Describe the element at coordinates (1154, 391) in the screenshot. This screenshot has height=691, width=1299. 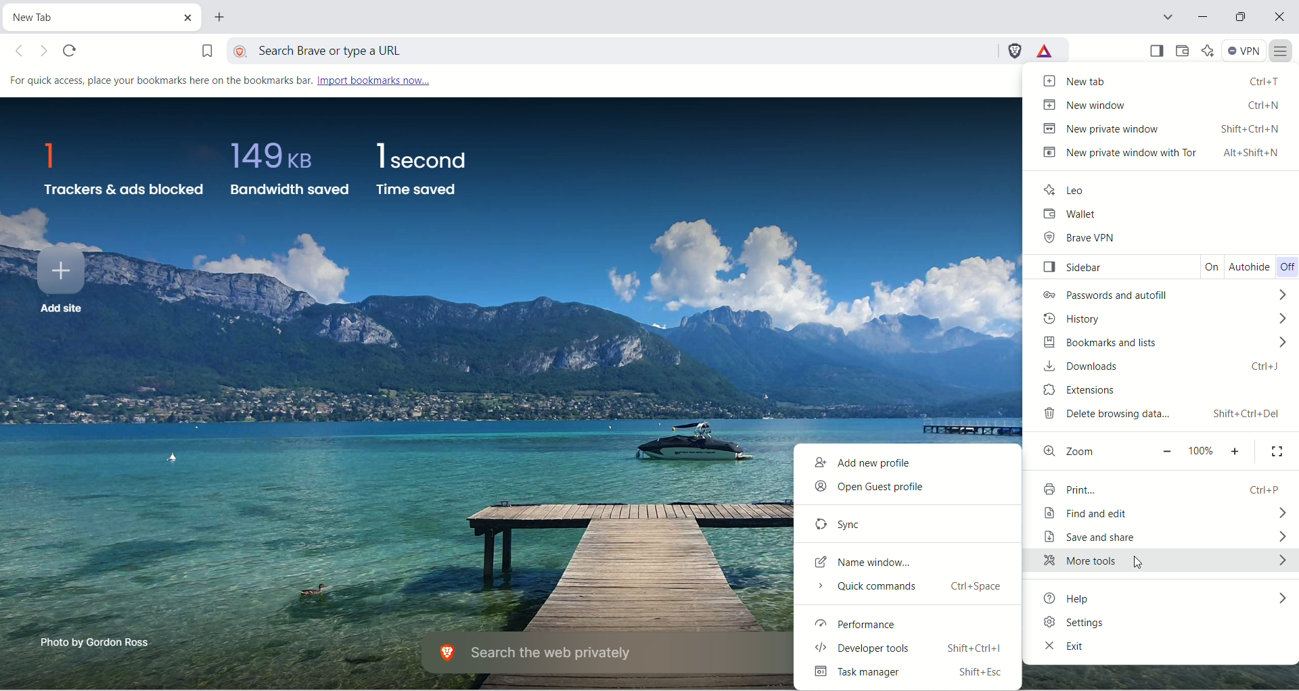
I see `extensions` at that location.